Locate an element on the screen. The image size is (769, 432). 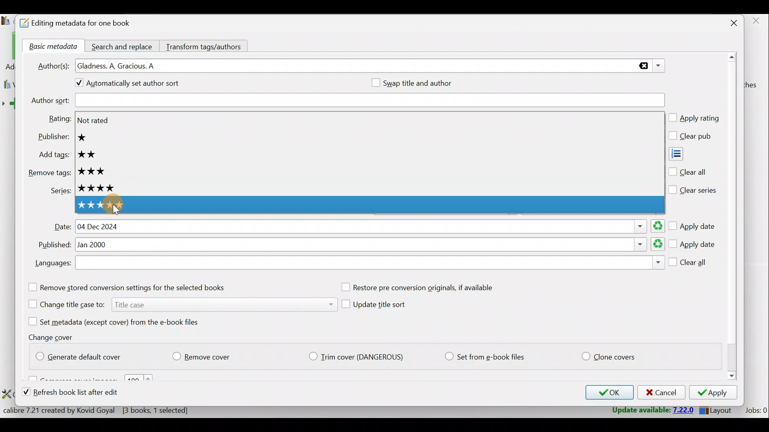
Add tags: is located at coordinates (54, 155).